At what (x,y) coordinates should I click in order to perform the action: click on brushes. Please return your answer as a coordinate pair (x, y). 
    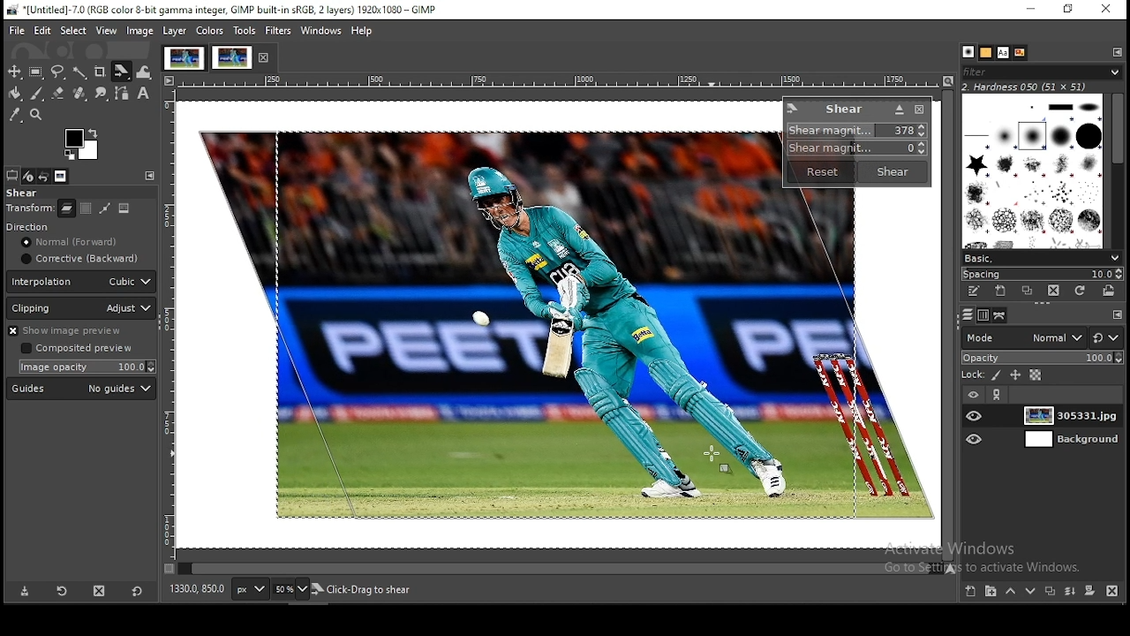
    Looking at the image, I should click on (985, 53).